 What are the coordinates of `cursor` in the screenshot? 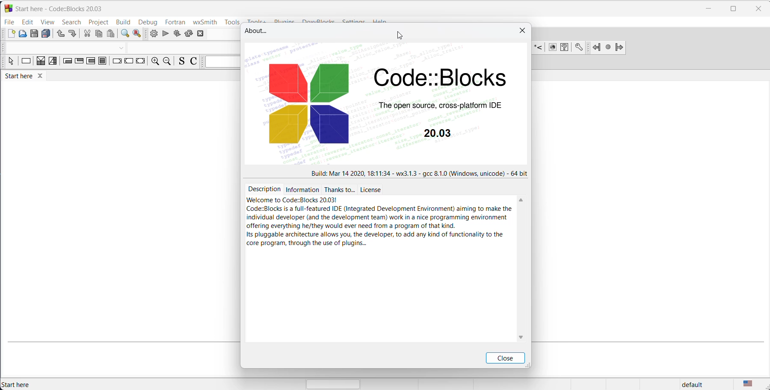 It's located at (400, 36).